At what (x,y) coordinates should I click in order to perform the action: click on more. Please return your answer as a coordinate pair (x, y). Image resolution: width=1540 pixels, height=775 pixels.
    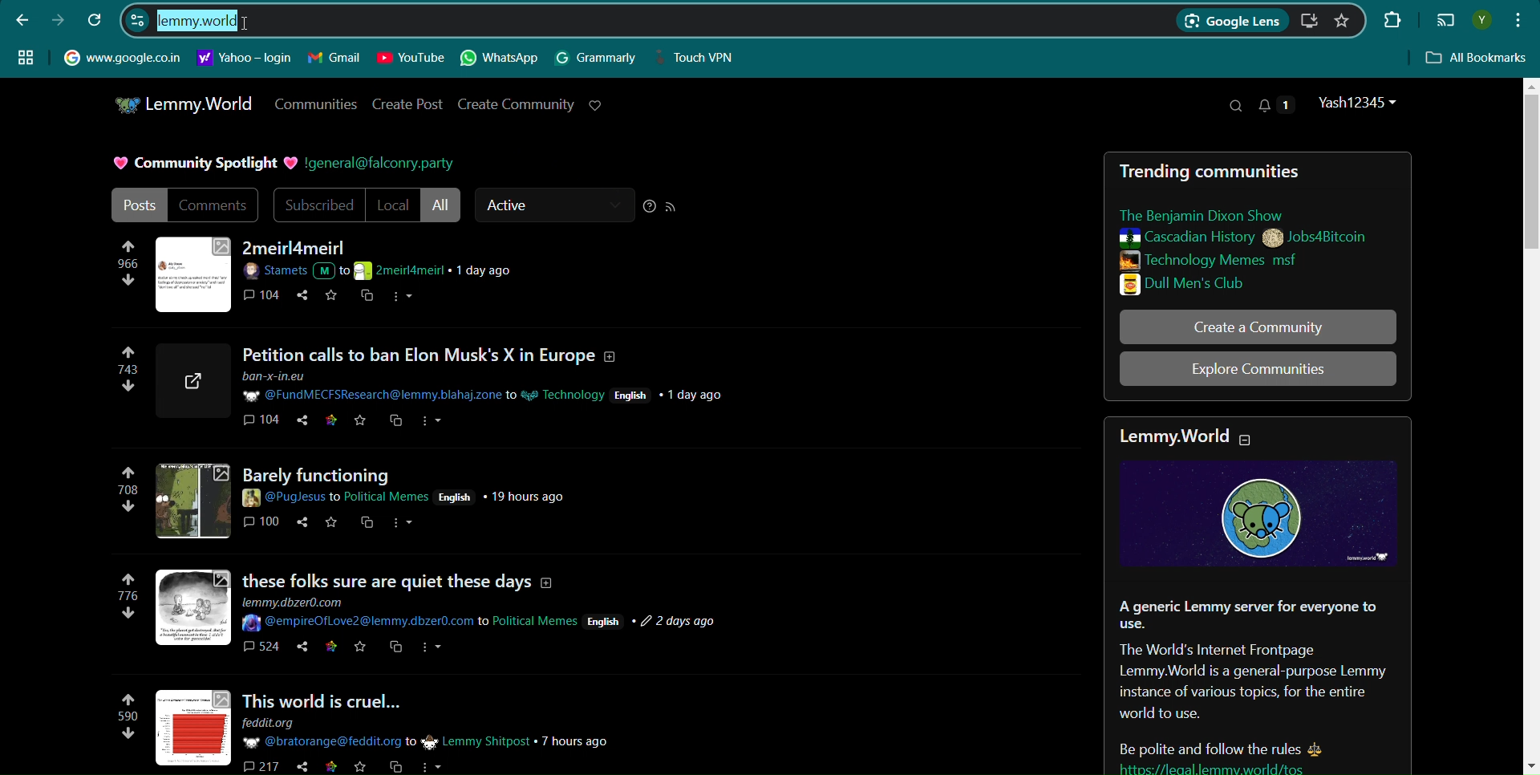
    Looking at the image, I should click on (432, 421).